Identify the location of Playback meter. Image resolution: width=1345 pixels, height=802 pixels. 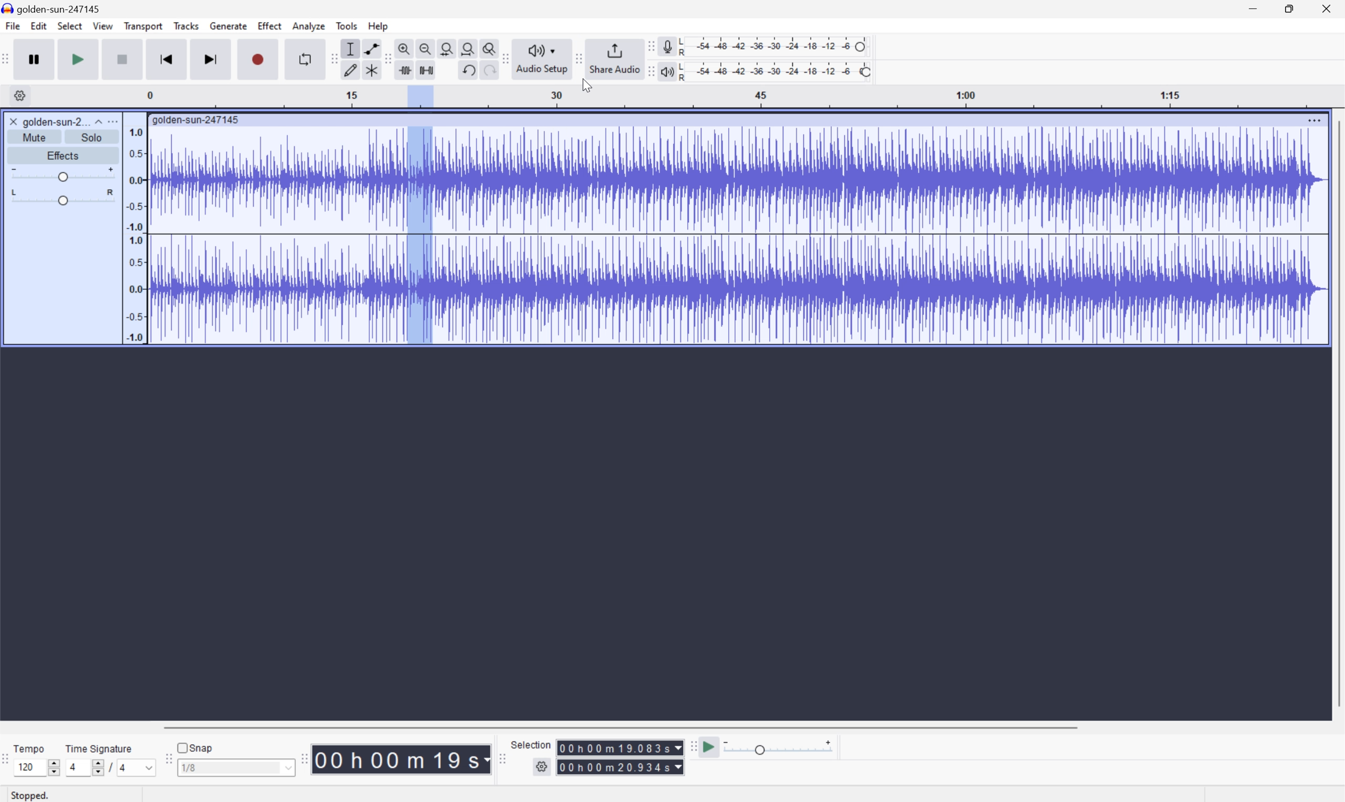
(665, 73).